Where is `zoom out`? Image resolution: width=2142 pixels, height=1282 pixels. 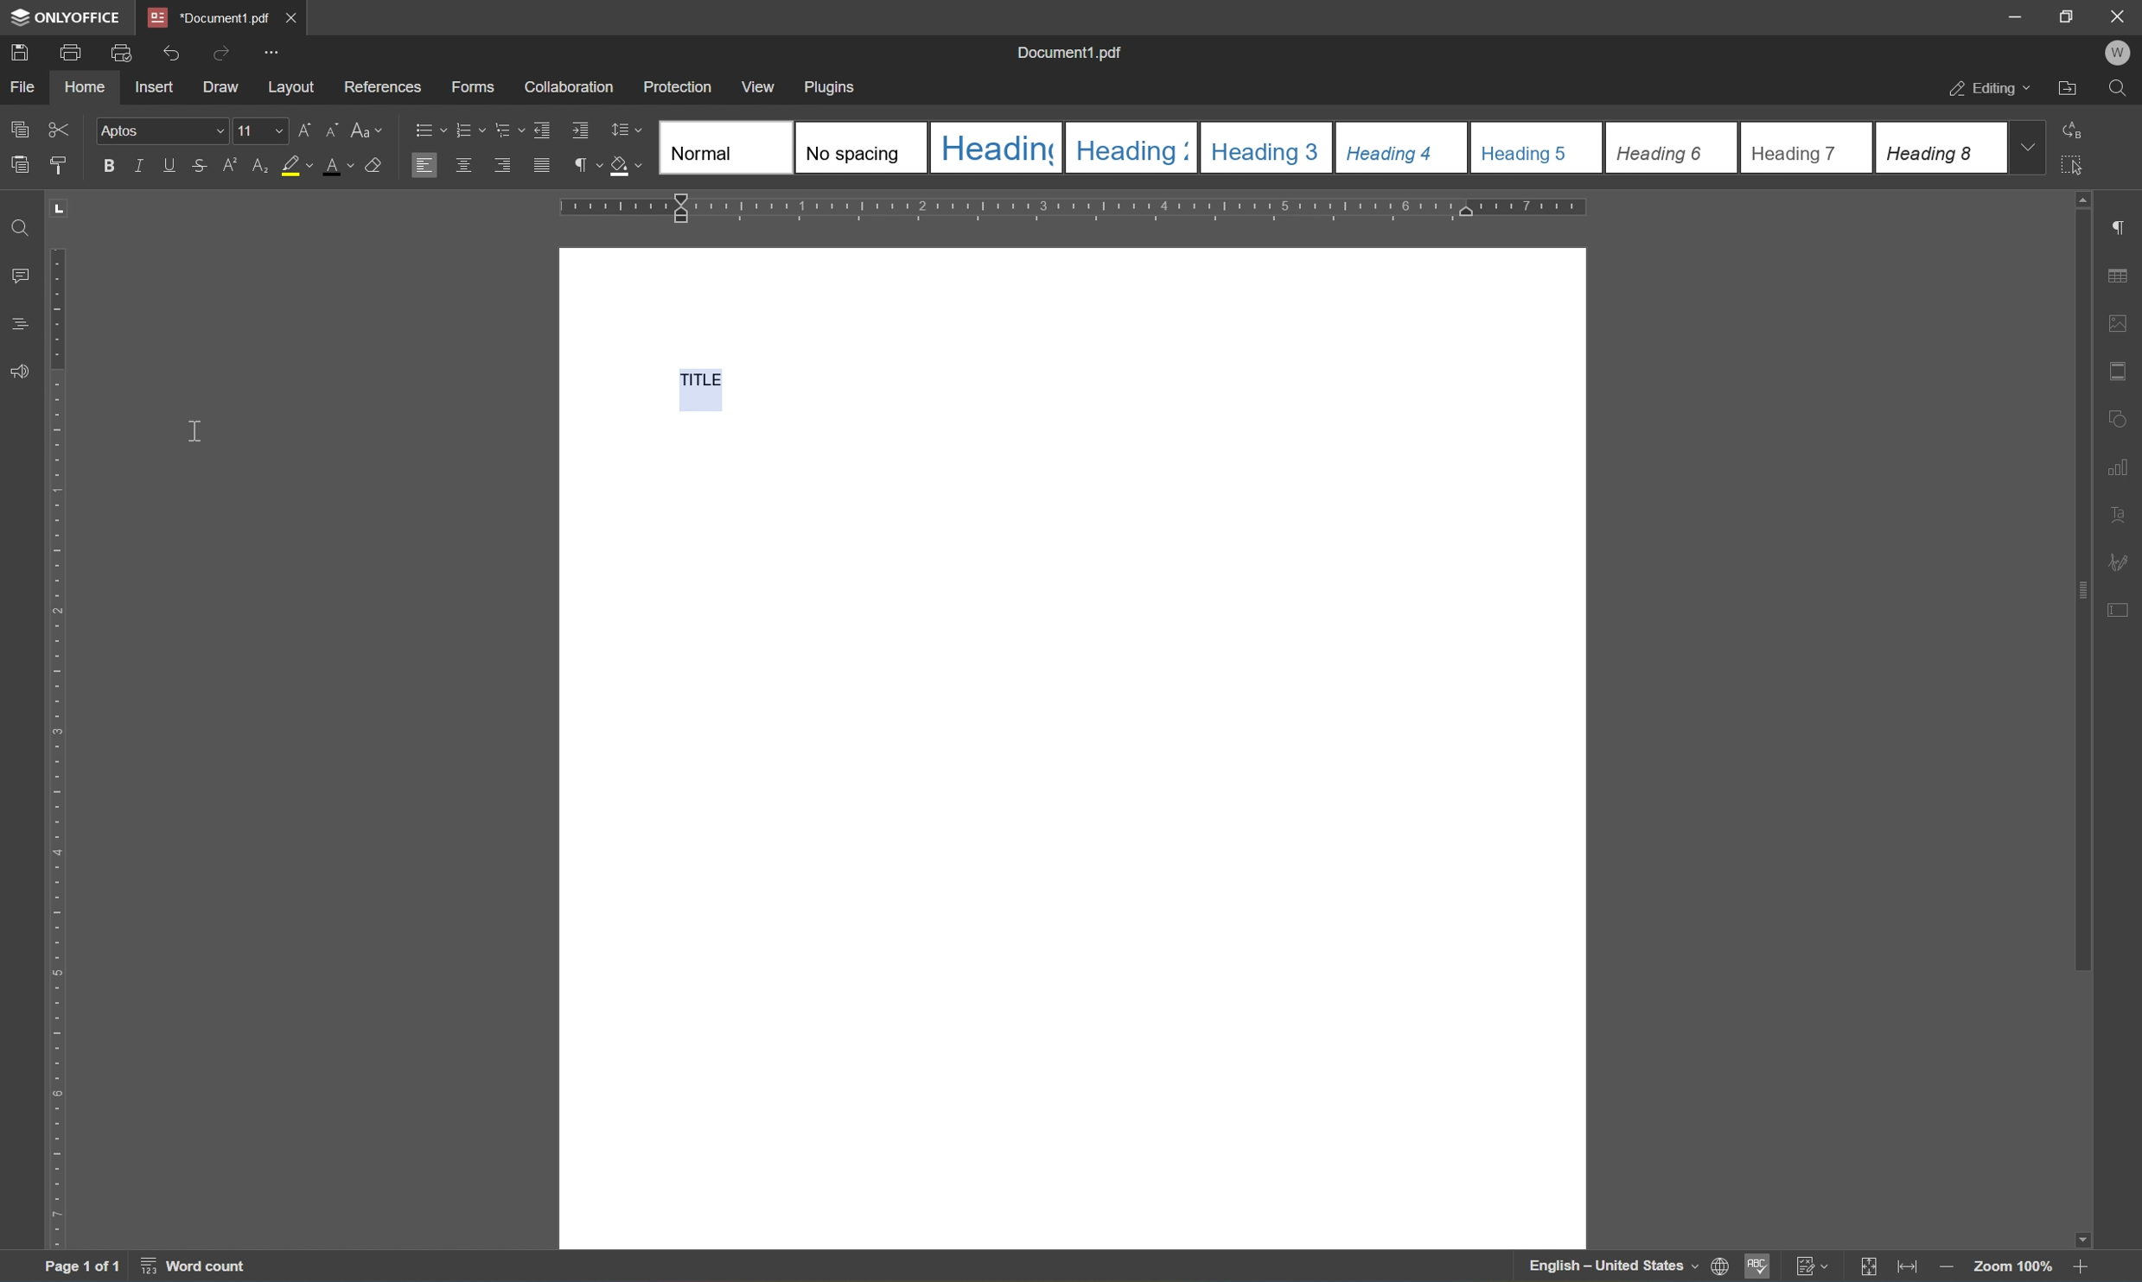 zoom out is located at coordinates (1946, 1267).